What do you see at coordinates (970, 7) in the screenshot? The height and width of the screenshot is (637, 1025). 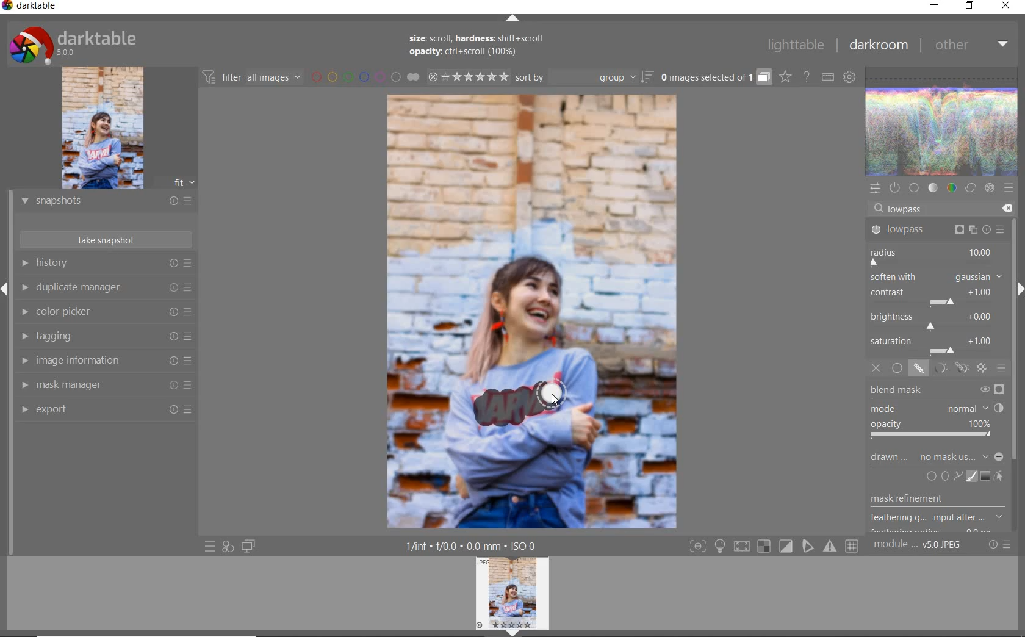 I see `restore` at bounding box center [970, 7].